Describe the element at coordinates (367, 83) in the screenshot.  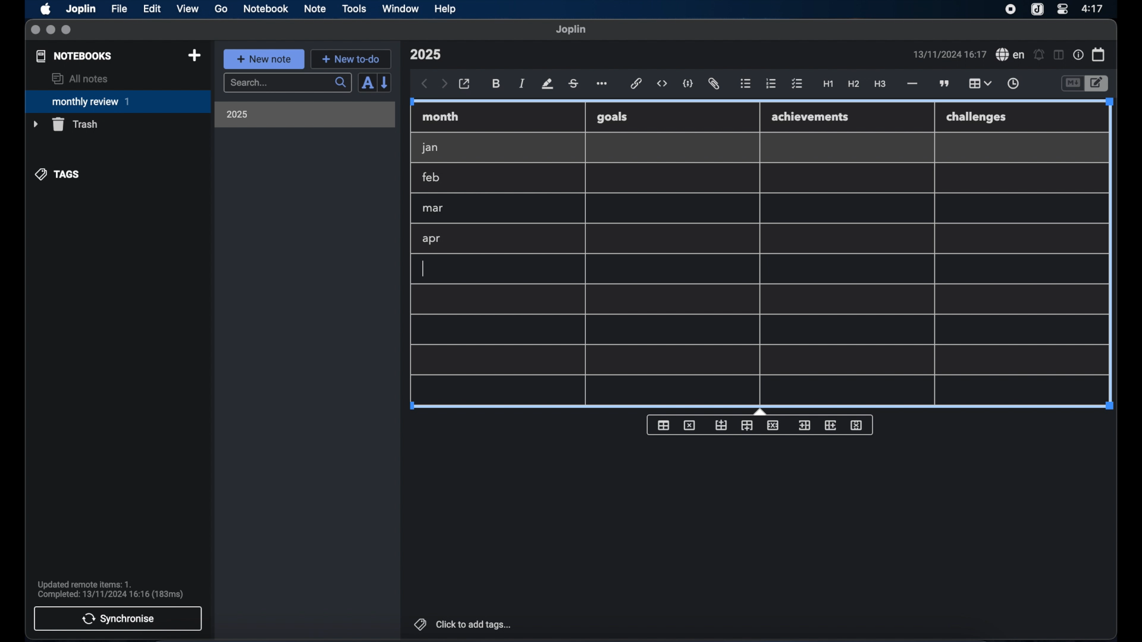
I see `sort order field` at that location.